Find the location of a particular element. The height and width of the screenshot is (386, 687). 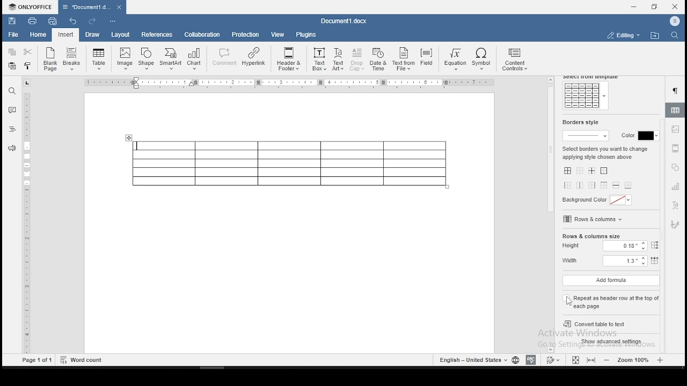

cursor is located at coordinates (569, 301).